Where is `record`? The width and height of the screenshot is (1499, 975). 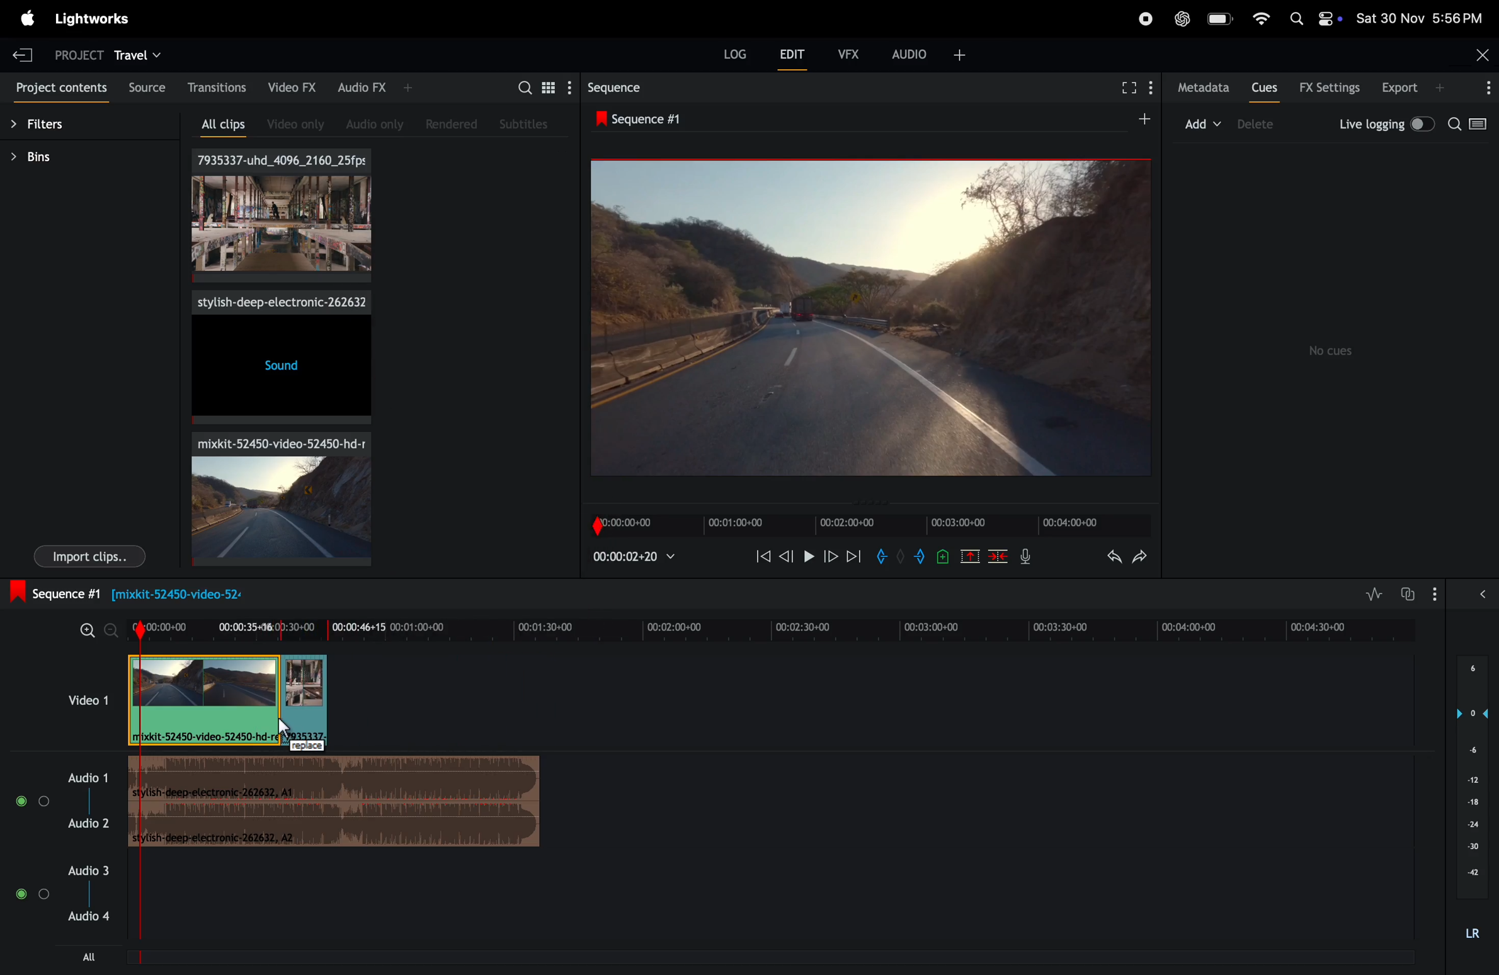
record is located at coordinates (1139, 18).